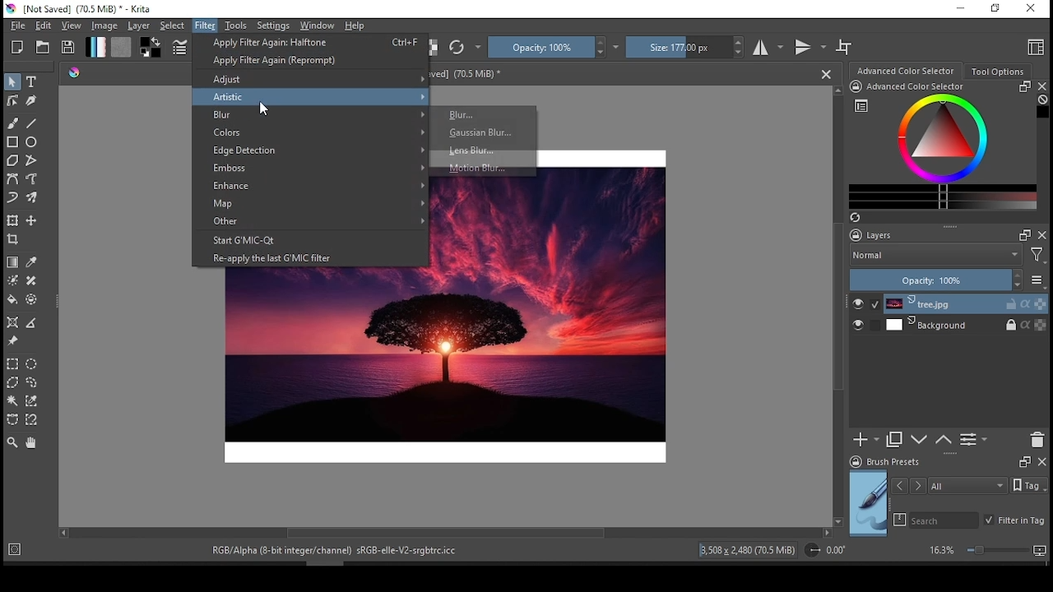 This screenshot has width=1053, height=592. I want to click on vertical mirror mode, so click(811, 47).